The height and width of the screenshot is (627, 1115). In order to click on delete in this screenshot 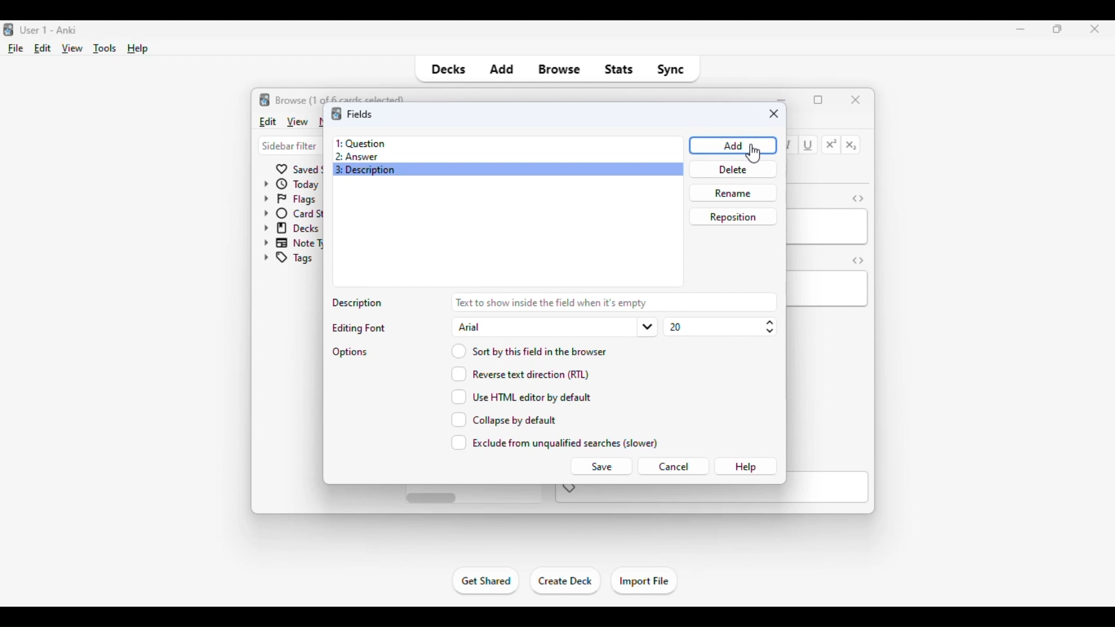, I will do `click(731, 169)`.